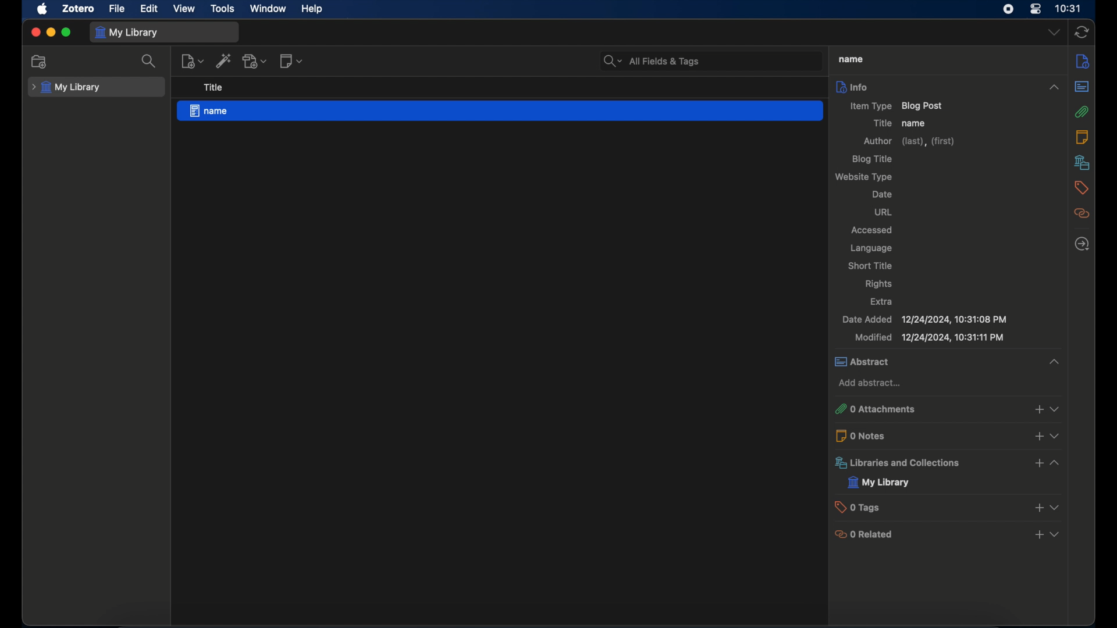 This screenshot has height=628, width=1117. I want to click on info, so click(949, 86).